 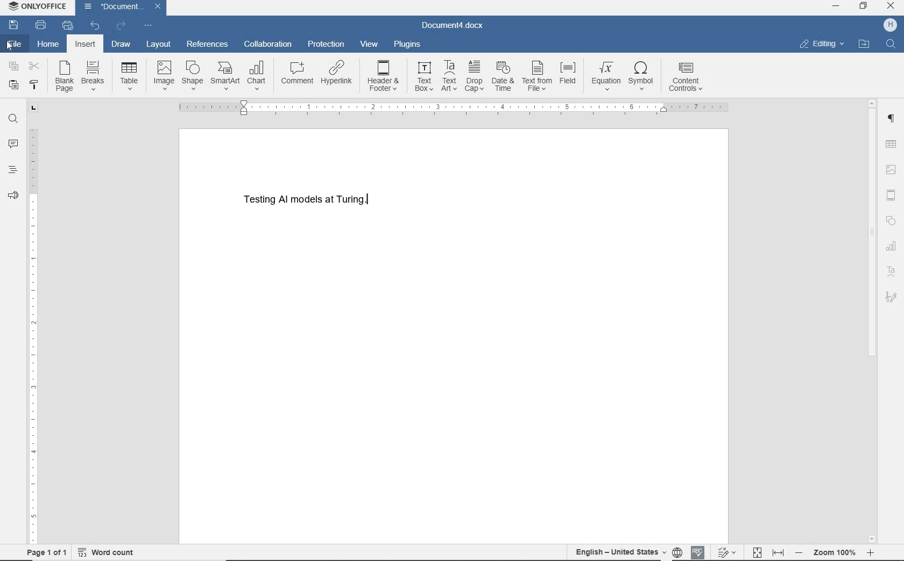 I want to click on copy style, so click(x=33, y=84).